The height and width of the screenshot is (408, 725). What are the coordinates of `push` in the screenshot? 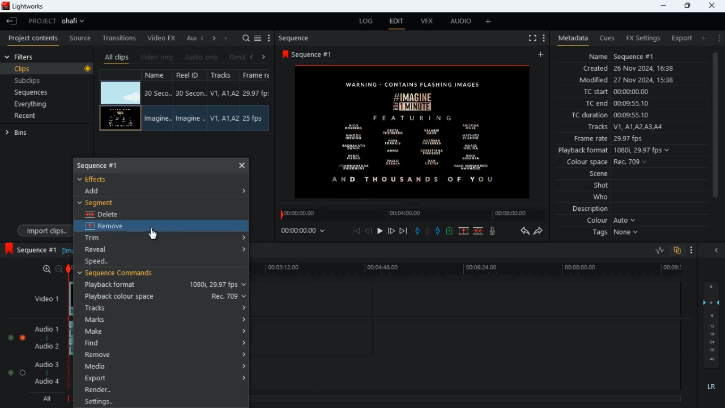 It's located at (438, 232).